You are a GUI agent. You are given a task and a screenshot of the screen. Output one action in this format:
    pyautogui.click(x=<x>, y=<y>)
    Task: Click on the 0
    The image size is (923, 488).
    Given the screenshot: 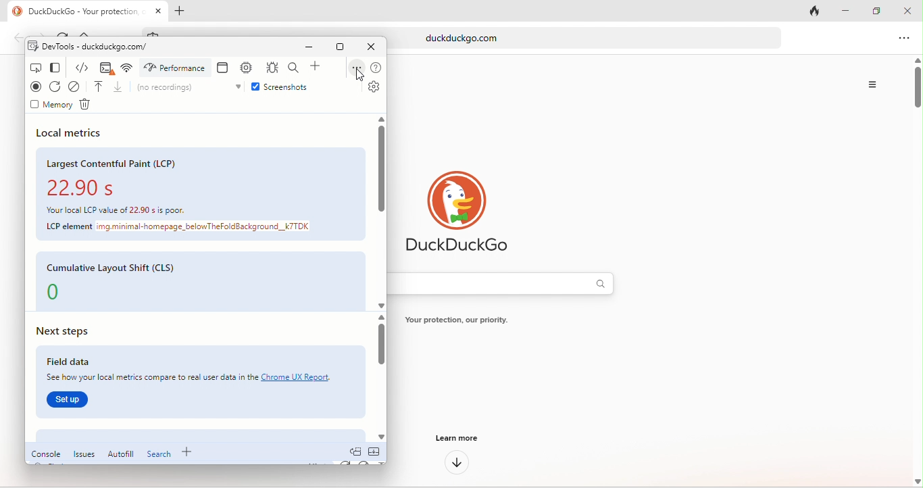 What is the action you would take?
    pyautogui.click(x=62, y=293)
    